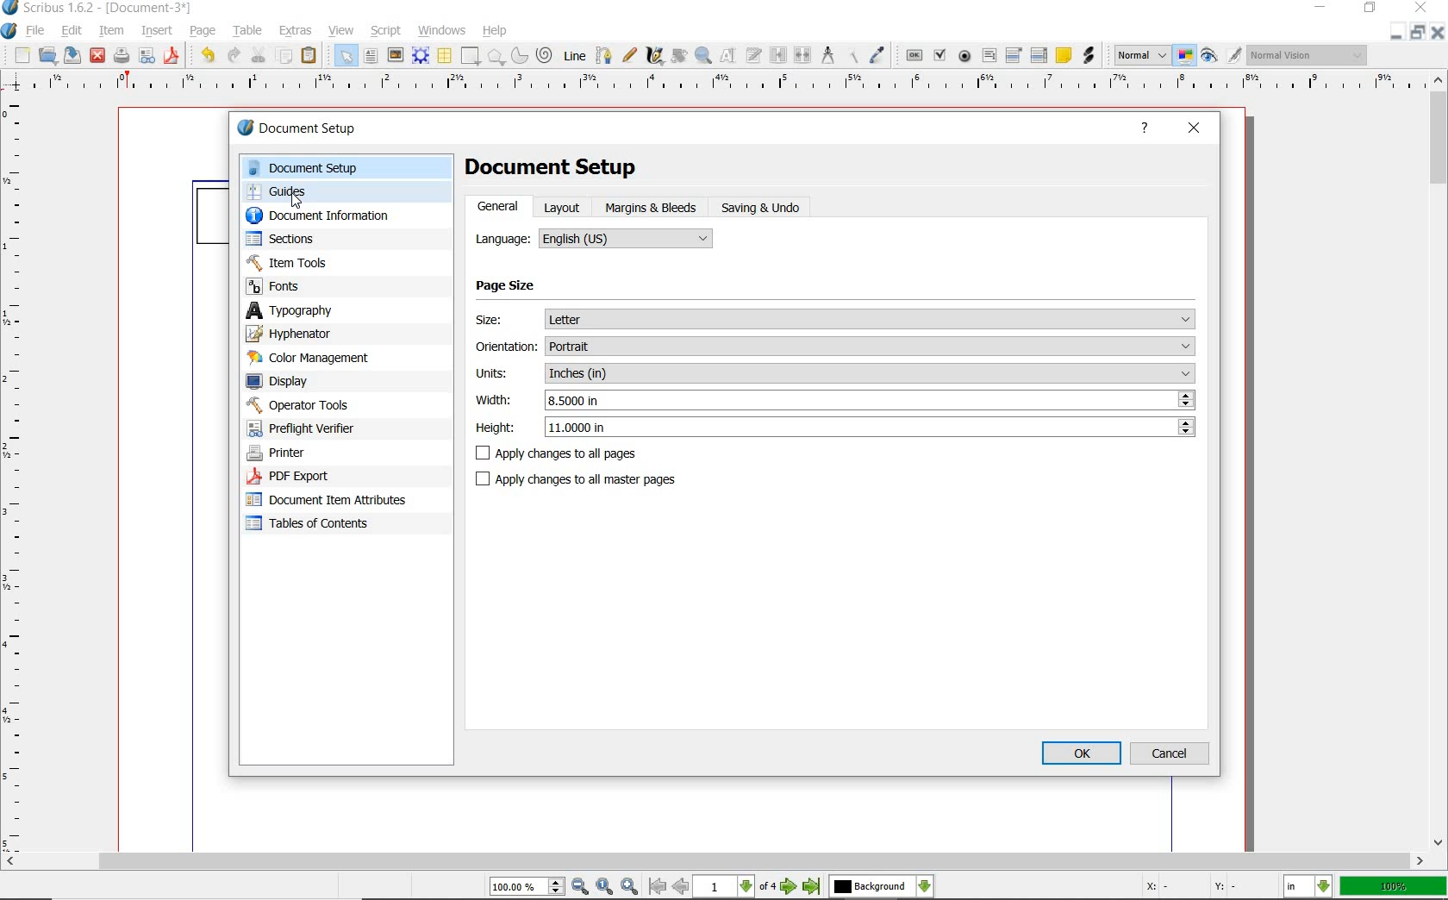  What do you see at coordinates (205, 56) in the screenshot?
I see `undo` at bounding box center [205, 56].